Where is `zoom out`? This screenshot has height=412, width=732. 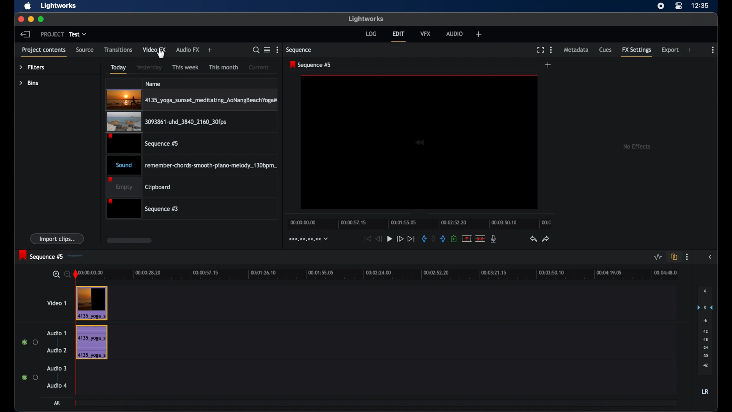 zoom out is located at coordinates (67, 274).